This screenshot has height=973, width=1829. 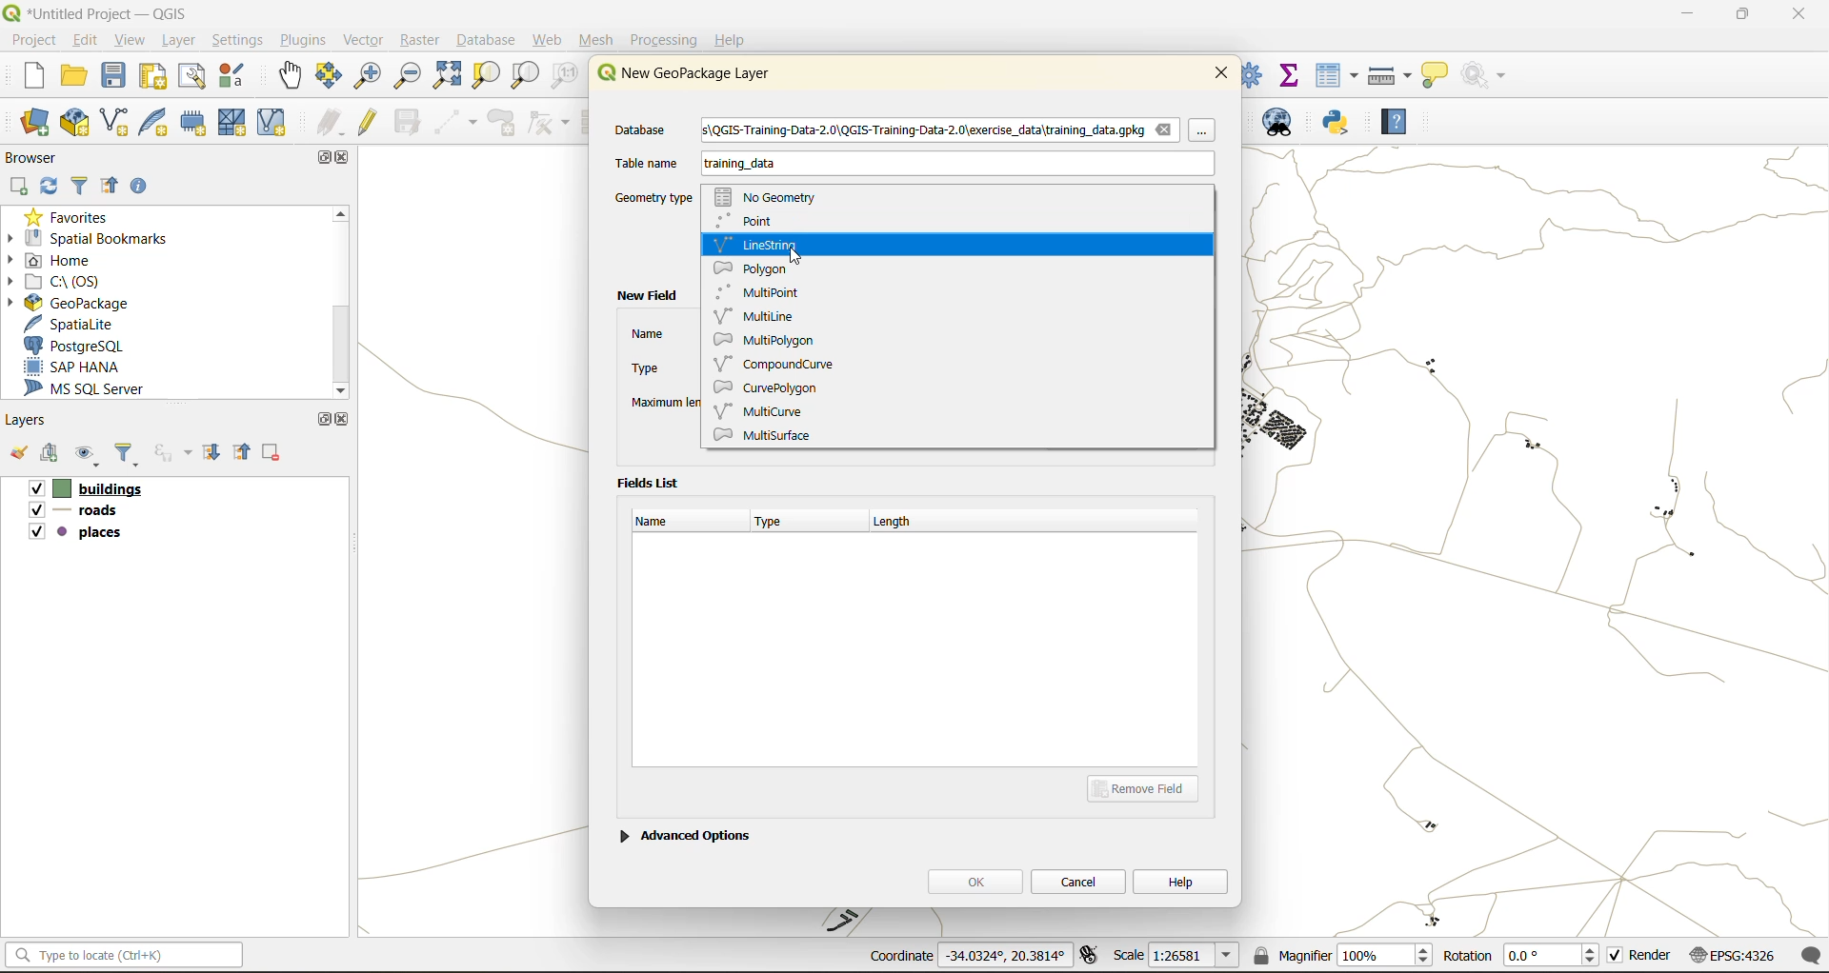 What do you see at coordinates (175, 452) in the screenshot?
I see `filter by expression` at bounding box center [175, 452].